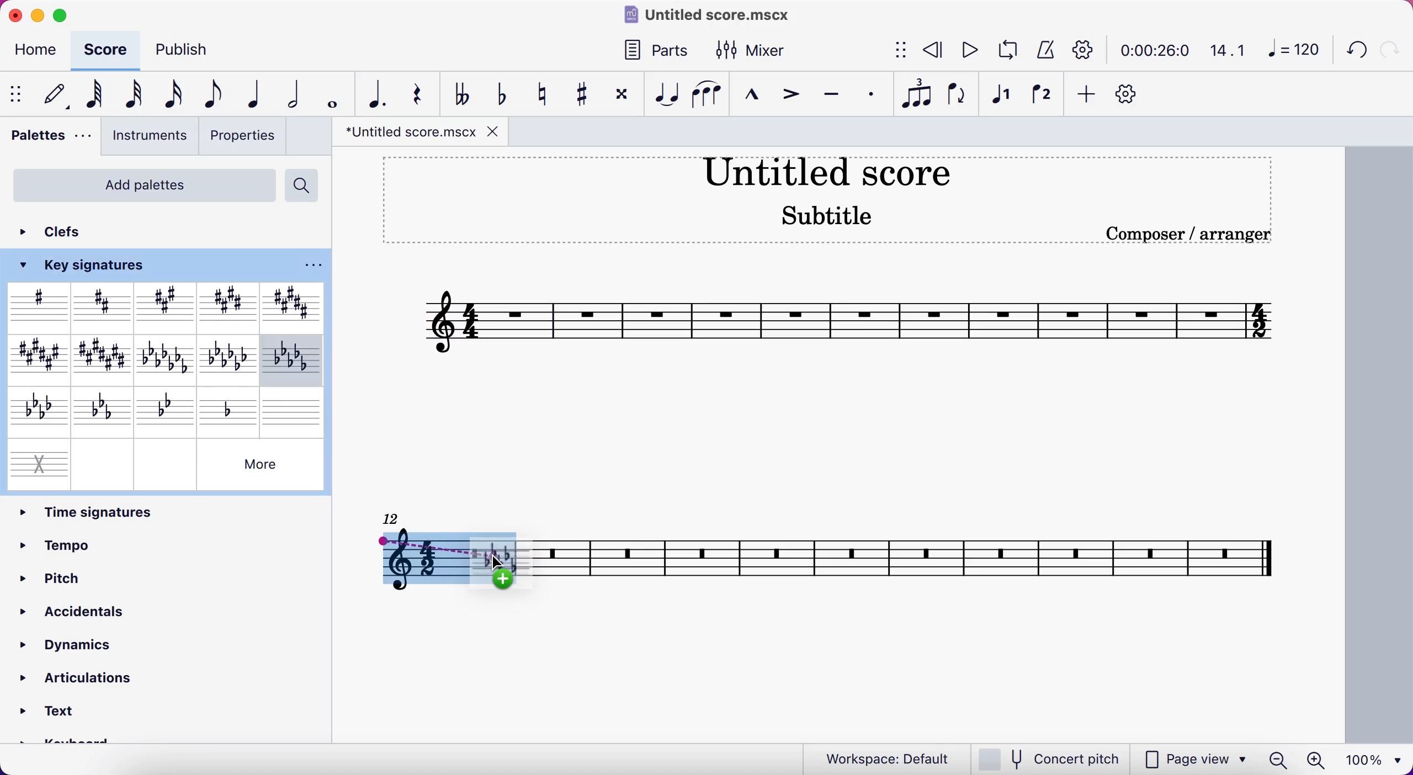  I want to click on add, so click(1087, 93).